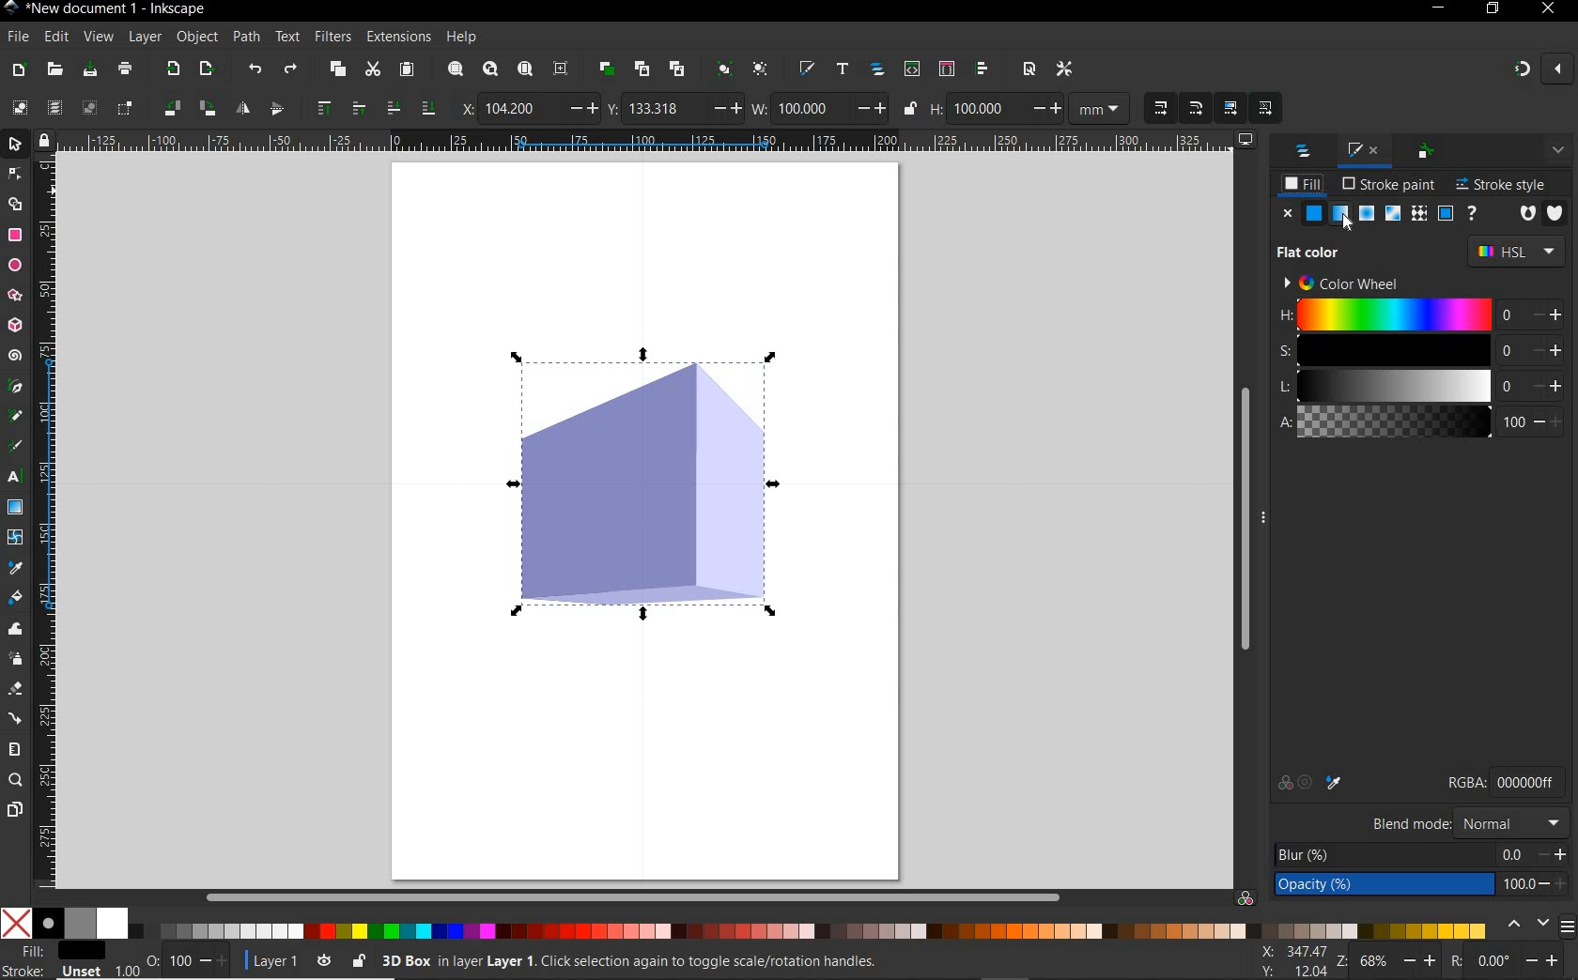  What do you see at coordinates (207, 71) in the screenshot?
I see `OPEN EXPORT` at bounding box center [207, 71].